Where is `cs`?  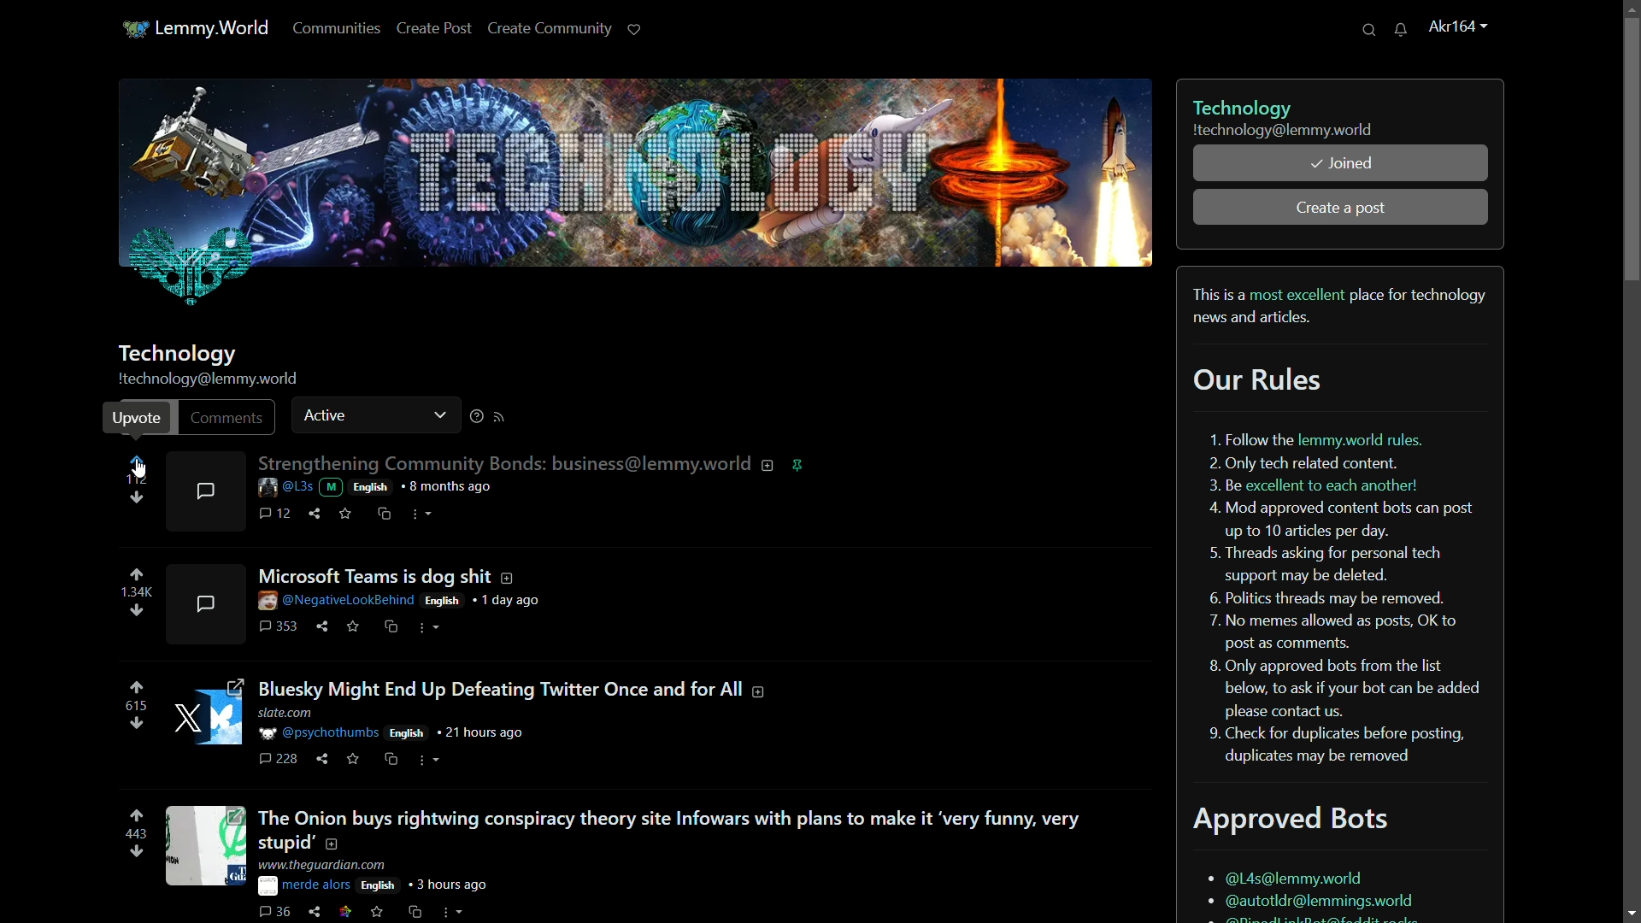 cs is located at coordinates (391, 761).